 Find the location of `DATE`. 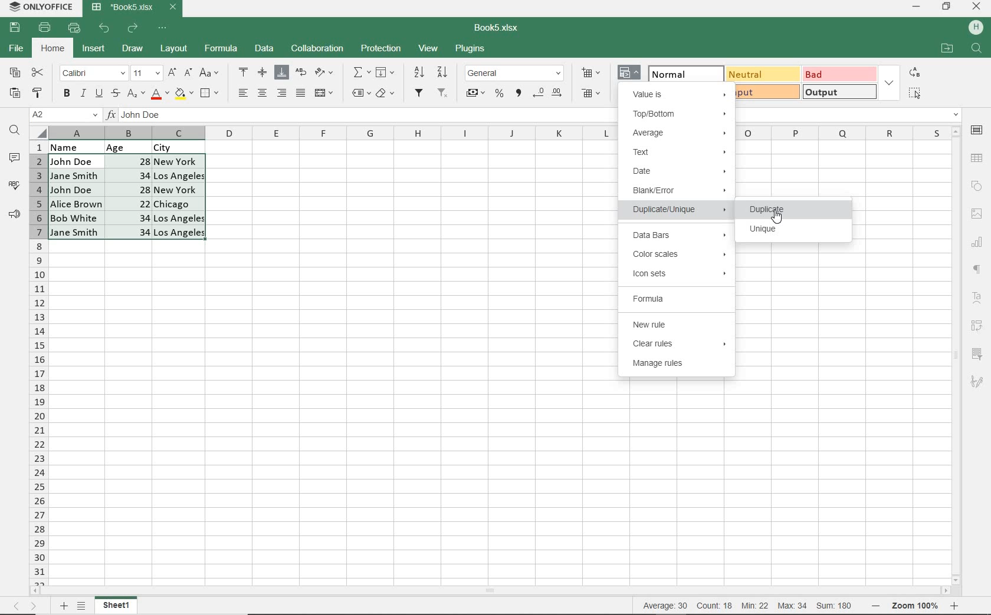

DATE is located at coordinates (678, 173).